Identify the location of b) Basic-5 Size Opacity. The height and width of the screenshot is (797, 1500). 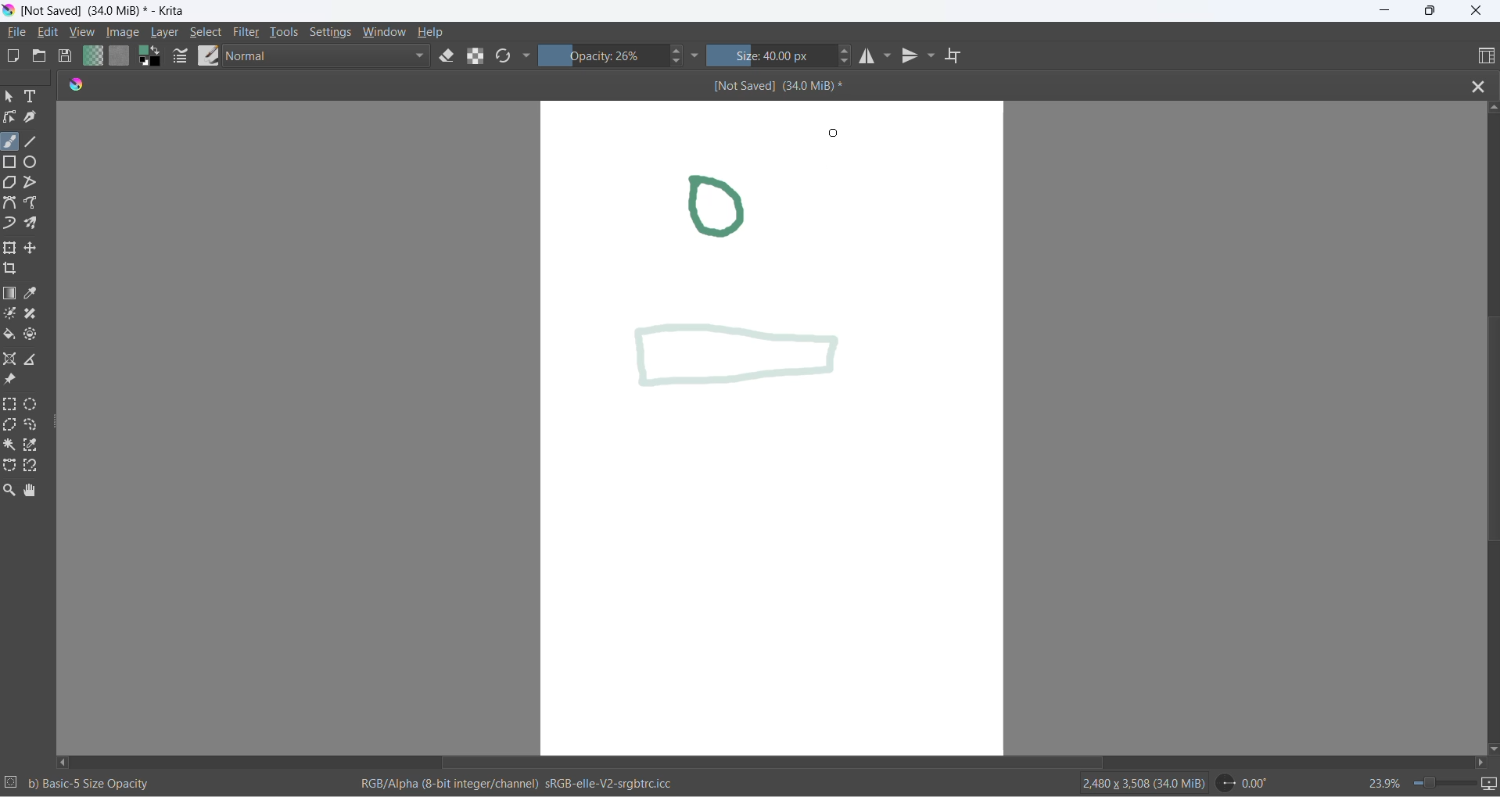
(92, 782).